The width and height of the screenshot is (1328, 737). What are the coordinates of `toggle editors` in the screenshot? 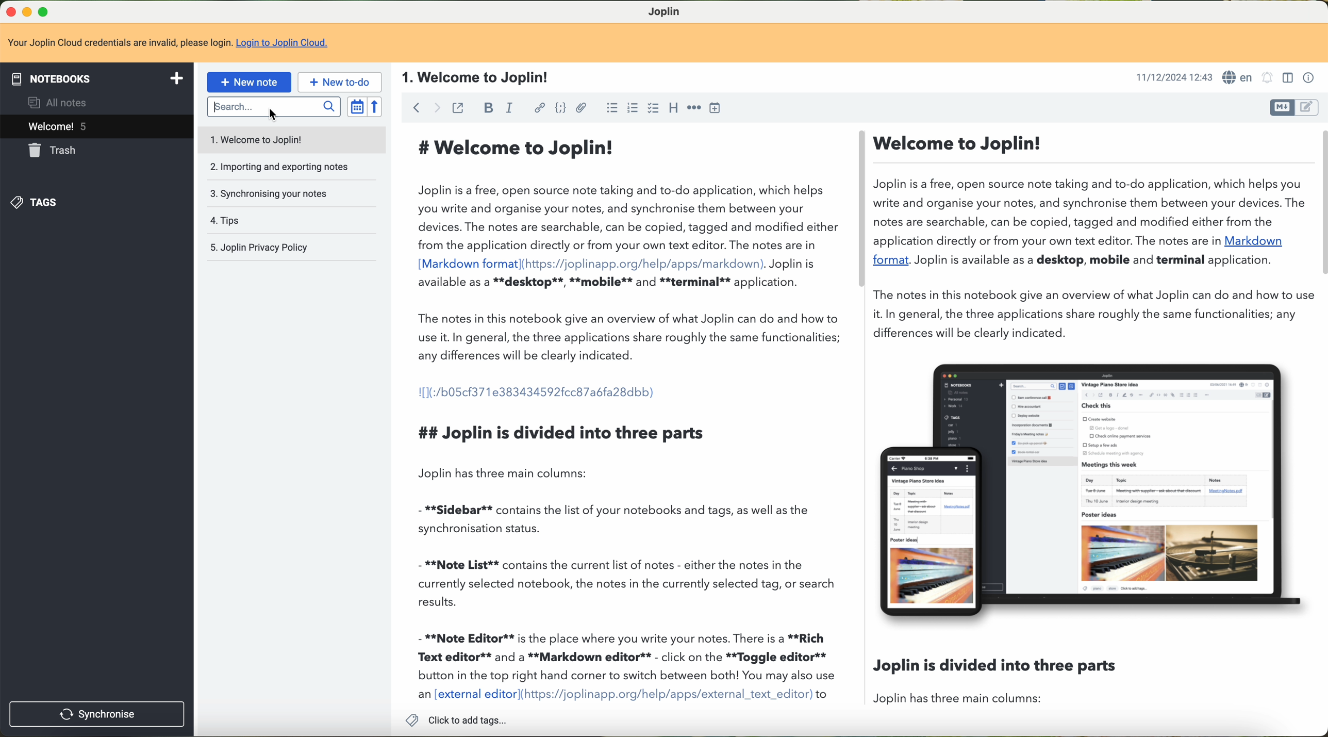 It's located at (1282, 108).